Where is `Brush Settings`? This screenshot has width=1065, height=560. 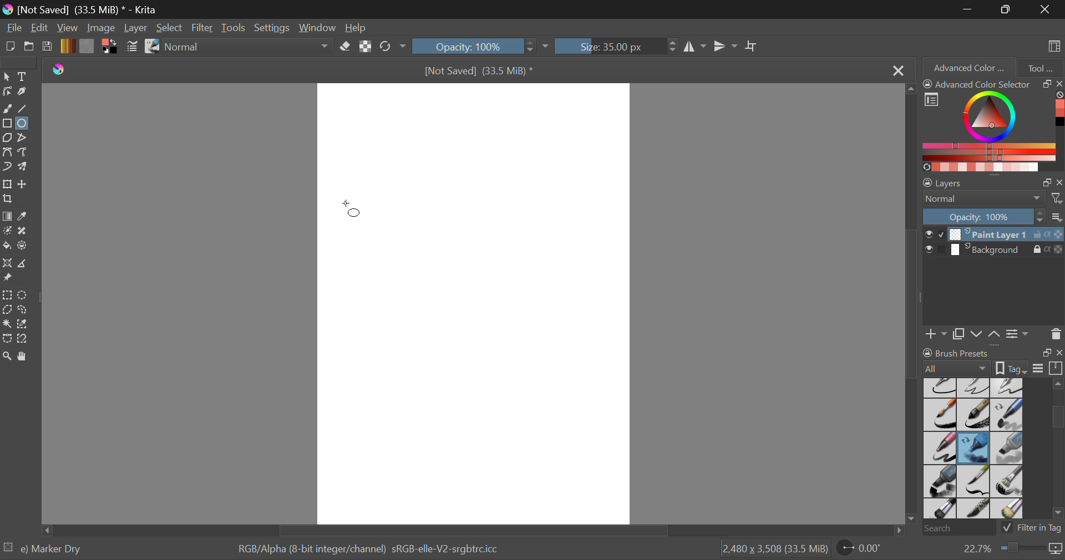 Brush Settings is located at coordinates (131, 47).